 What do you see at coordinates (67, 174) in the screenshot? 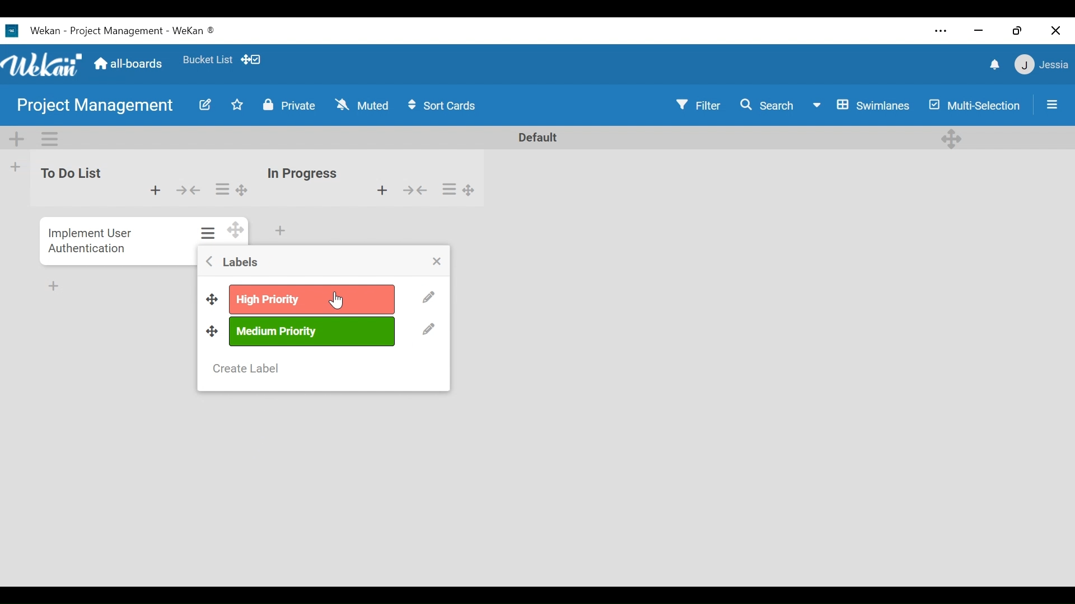
I see `To Do List` at bounding box center [67, 174].